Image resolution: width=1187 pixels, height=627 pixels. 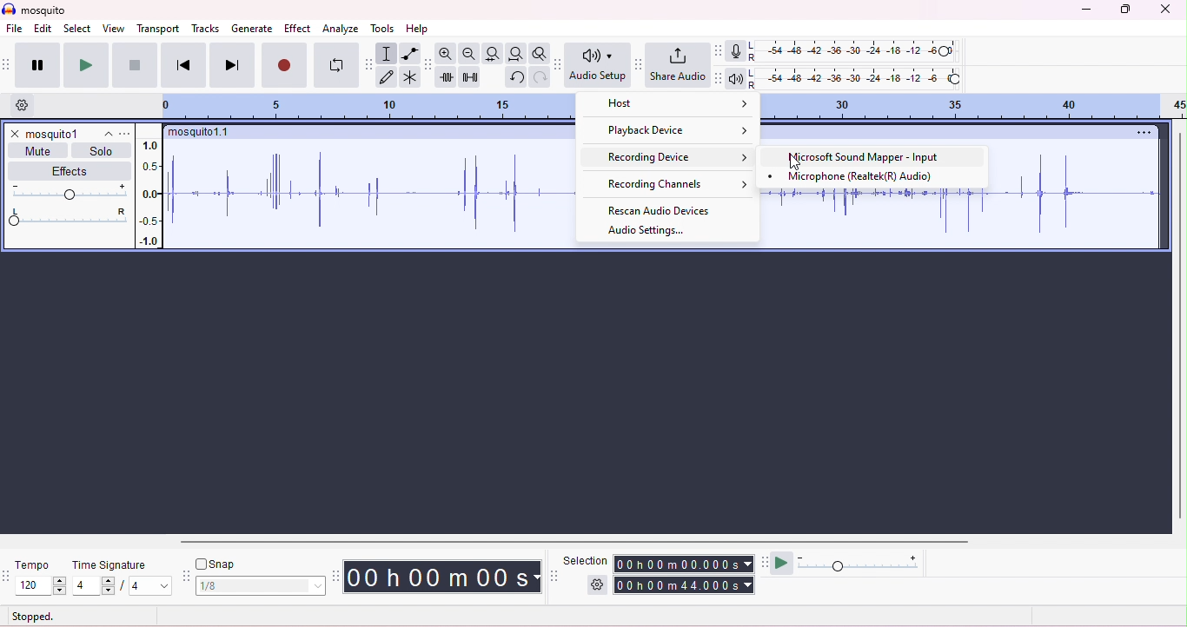 What do you see at coordinates (539, 76) in the screenshot?
I see `redo` at bounding box center [539, 76].